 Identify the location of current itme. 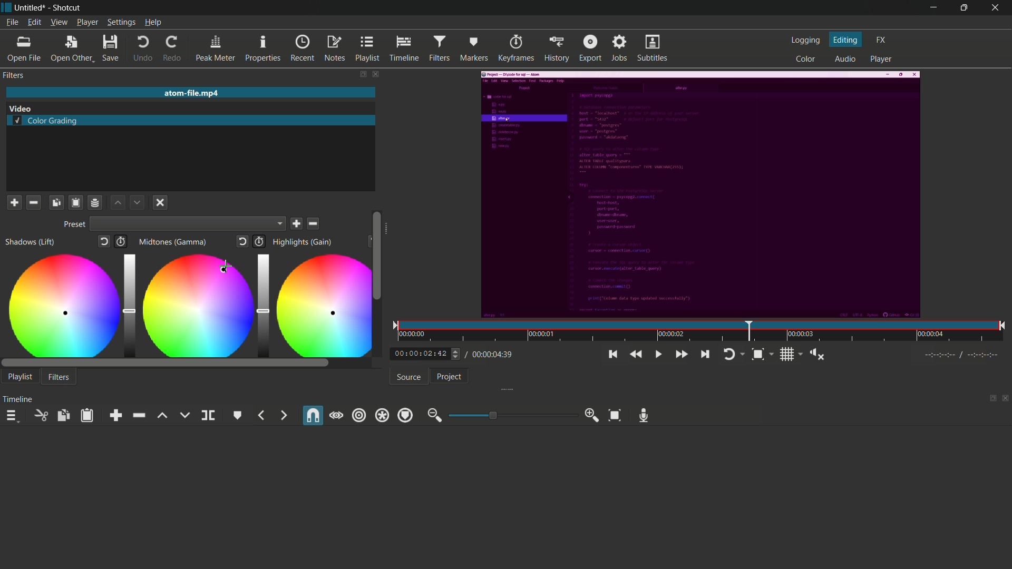
(422, 354).